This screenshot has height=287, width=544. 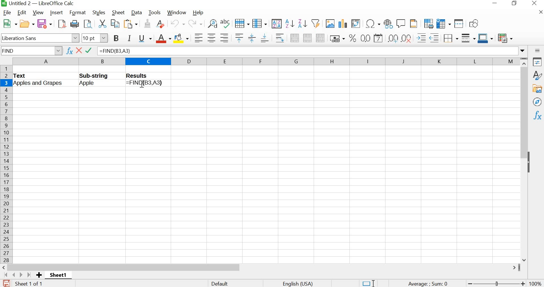 What do you see at coordinates (379, 38) in the screenshot?
I see `format as date` at bounding box center [379, 38].